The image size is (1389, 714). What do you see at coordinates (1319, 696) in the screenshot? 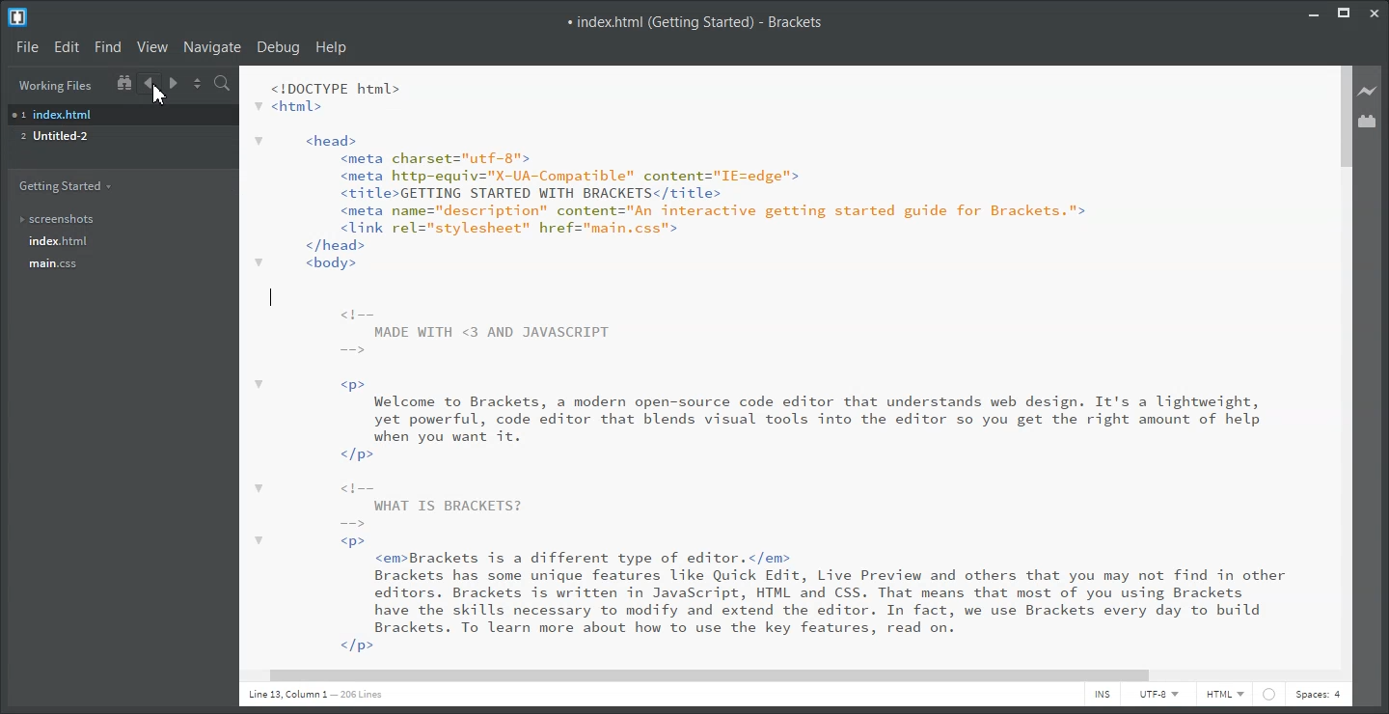
I see `Spaces` at bounding box center [1319, 696].